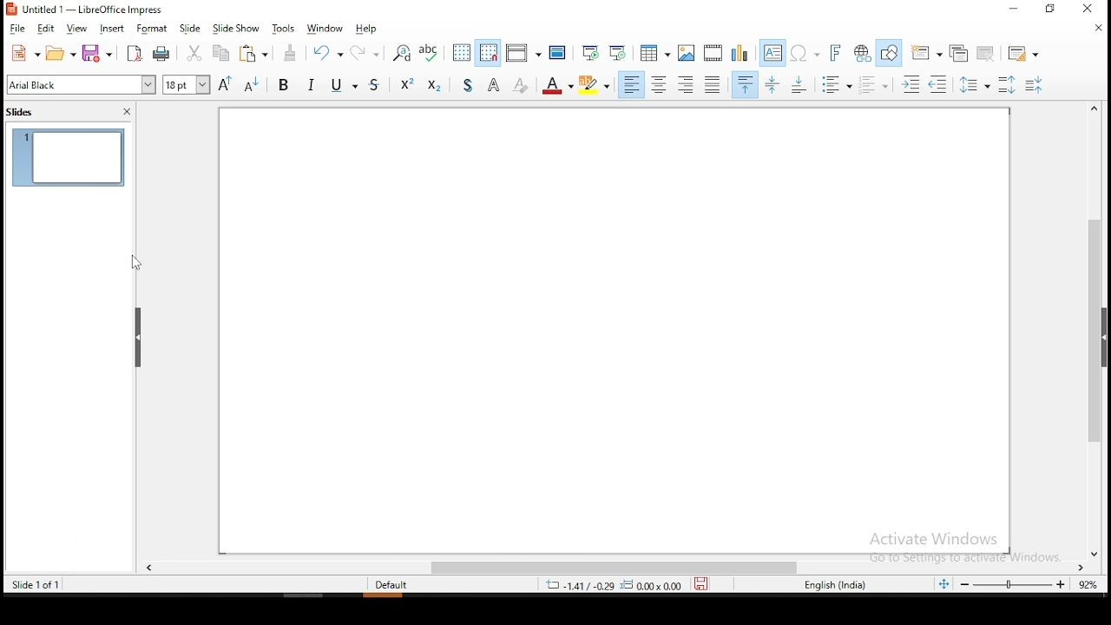 Image resolution: width=1111 pixels, height=625 pixels. Describe the element at coordinates (89, 10) in the screenshot. I see `icon and file name` at that location.